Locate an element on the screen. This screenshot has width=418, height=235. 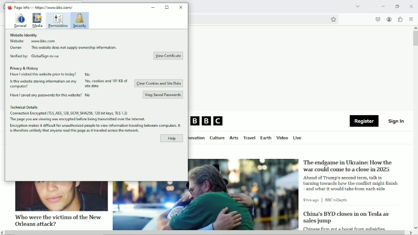
Have | saved any passwords for this website? No is located at coordinates (50, 95).